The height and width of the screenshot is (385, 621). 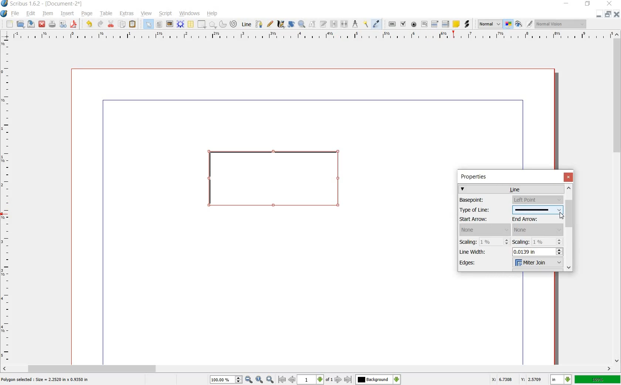 I want to click on select the current layer, so click(x=378, y=379).